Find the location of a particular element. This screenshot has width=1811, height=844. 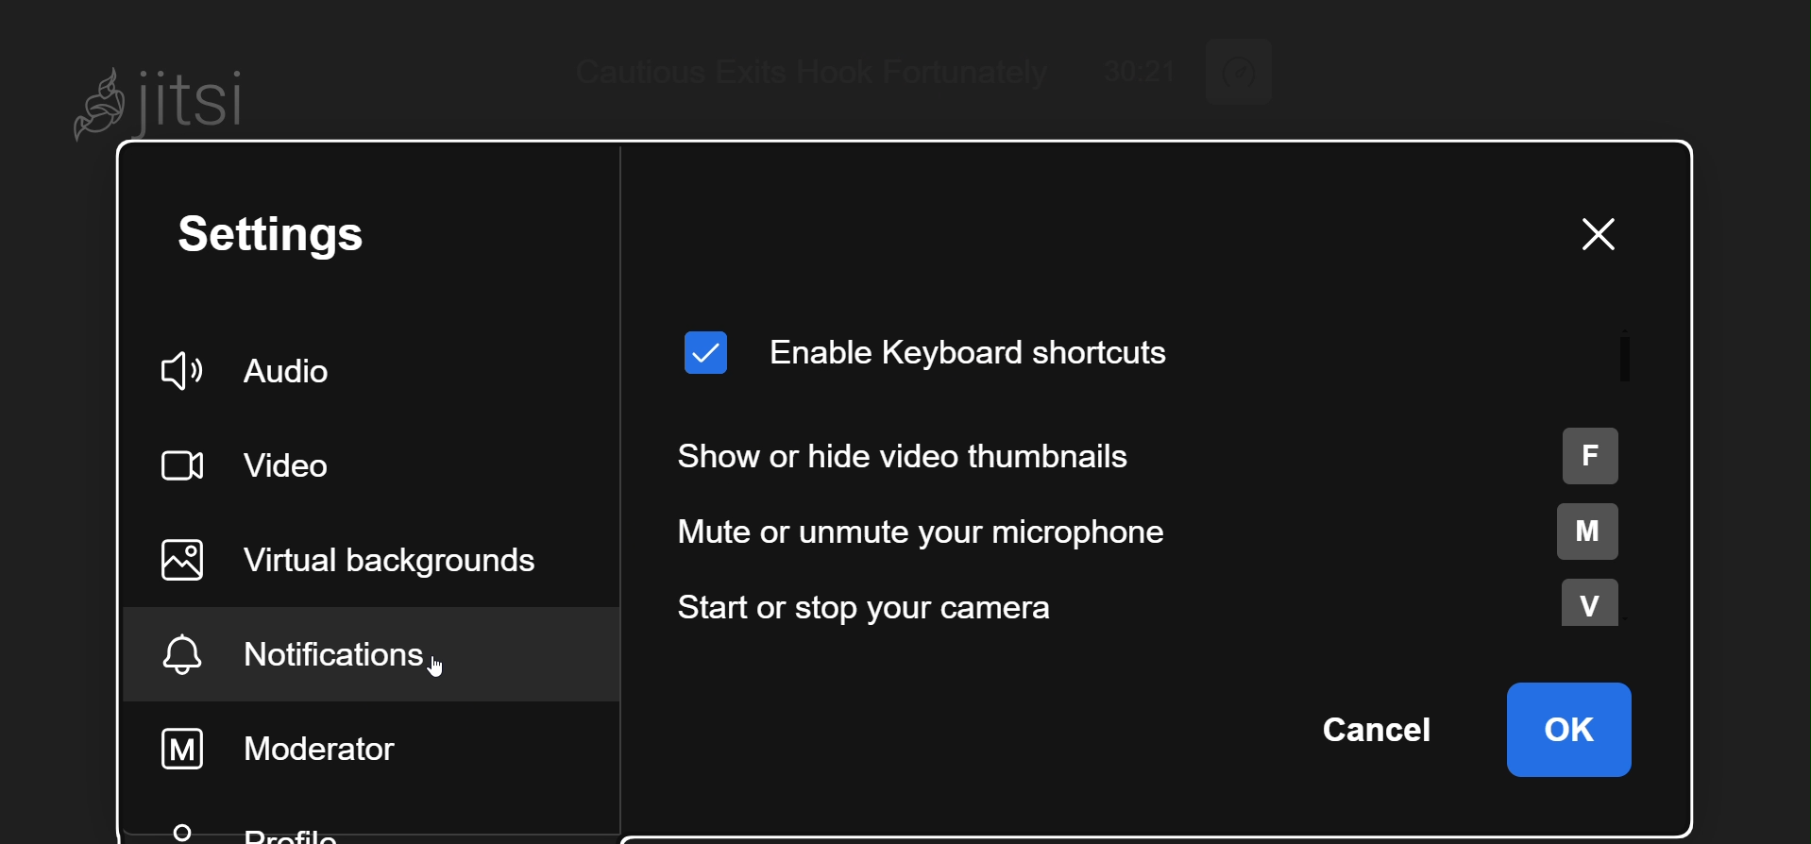

video is located at coordinates (262, 464).